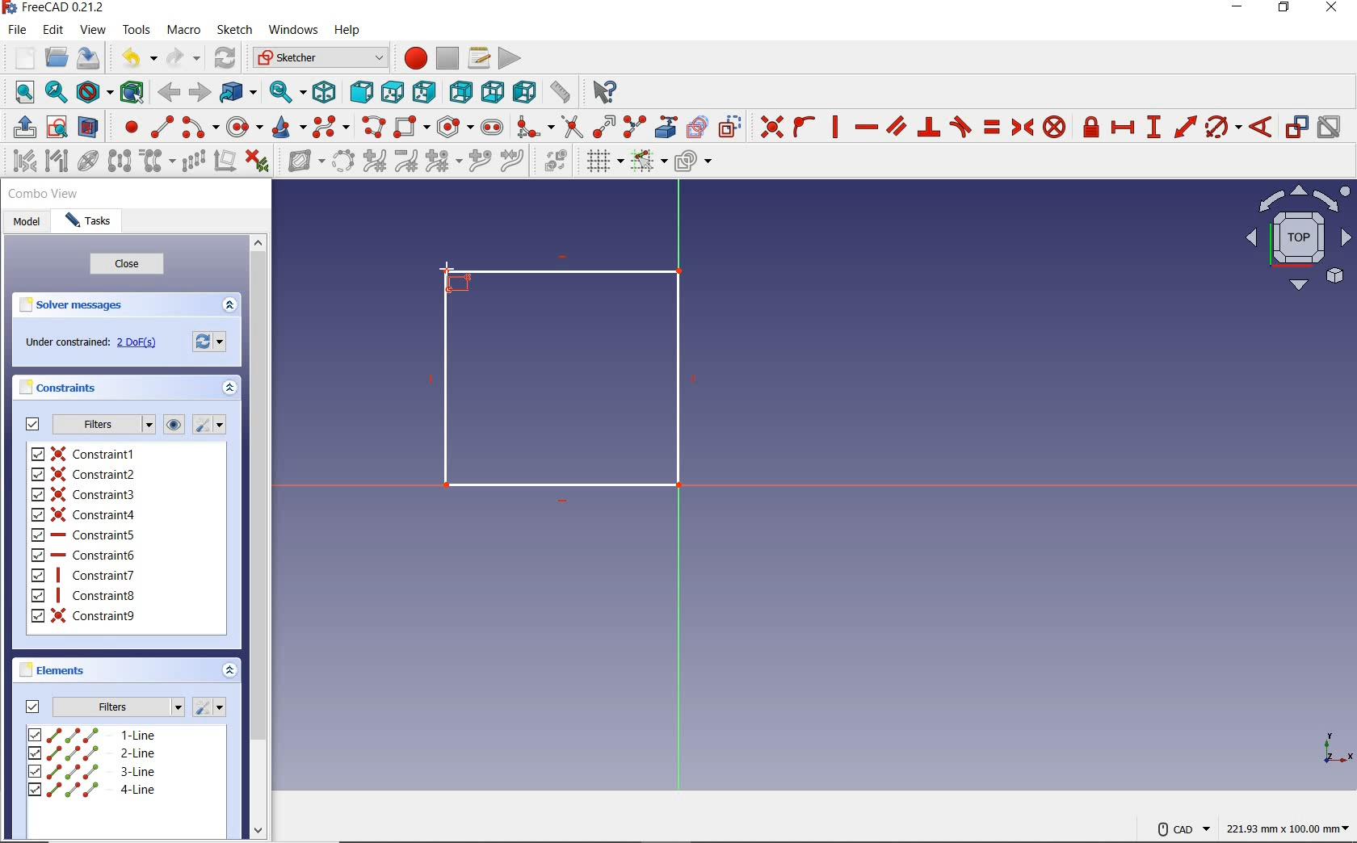 The width and height of the screenshot is (1357, 843). I want to click on what's this?, so click(605, 93).